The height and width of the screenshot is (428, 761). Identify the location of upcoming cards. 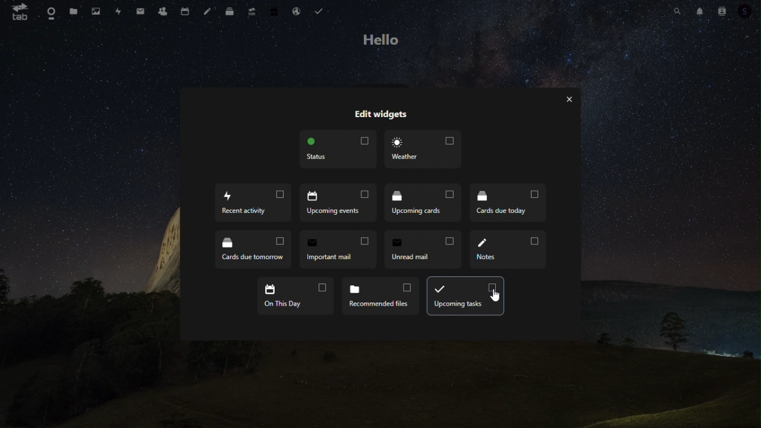
(424, 204).